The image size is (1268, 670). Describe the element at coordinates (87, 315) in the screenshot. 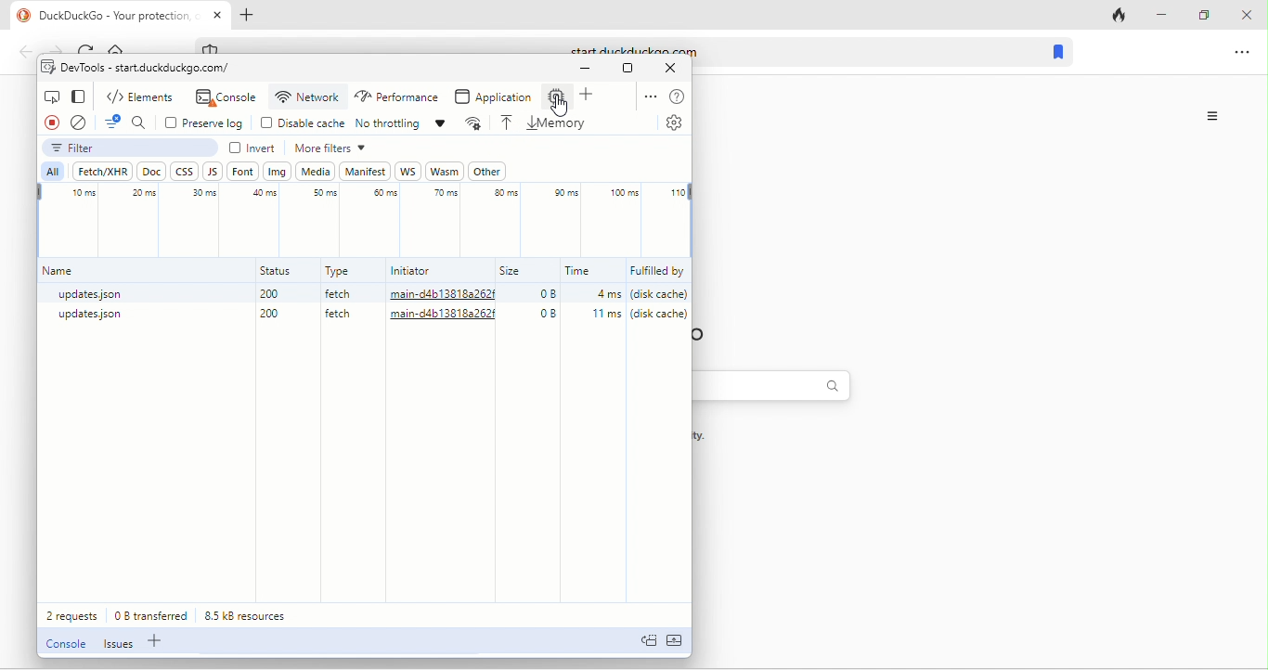

I see `updates.json` at that location.